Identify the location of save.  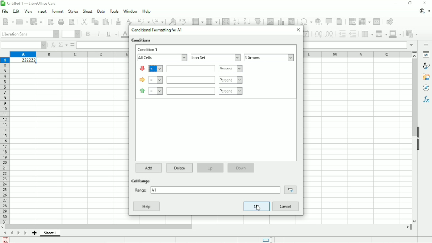
(5, 239).